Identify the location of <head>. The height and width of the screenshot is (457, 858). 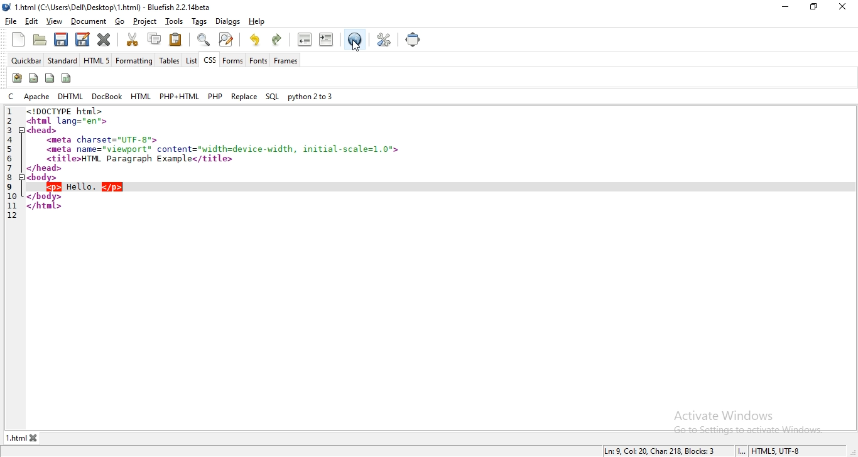
(43, 130).